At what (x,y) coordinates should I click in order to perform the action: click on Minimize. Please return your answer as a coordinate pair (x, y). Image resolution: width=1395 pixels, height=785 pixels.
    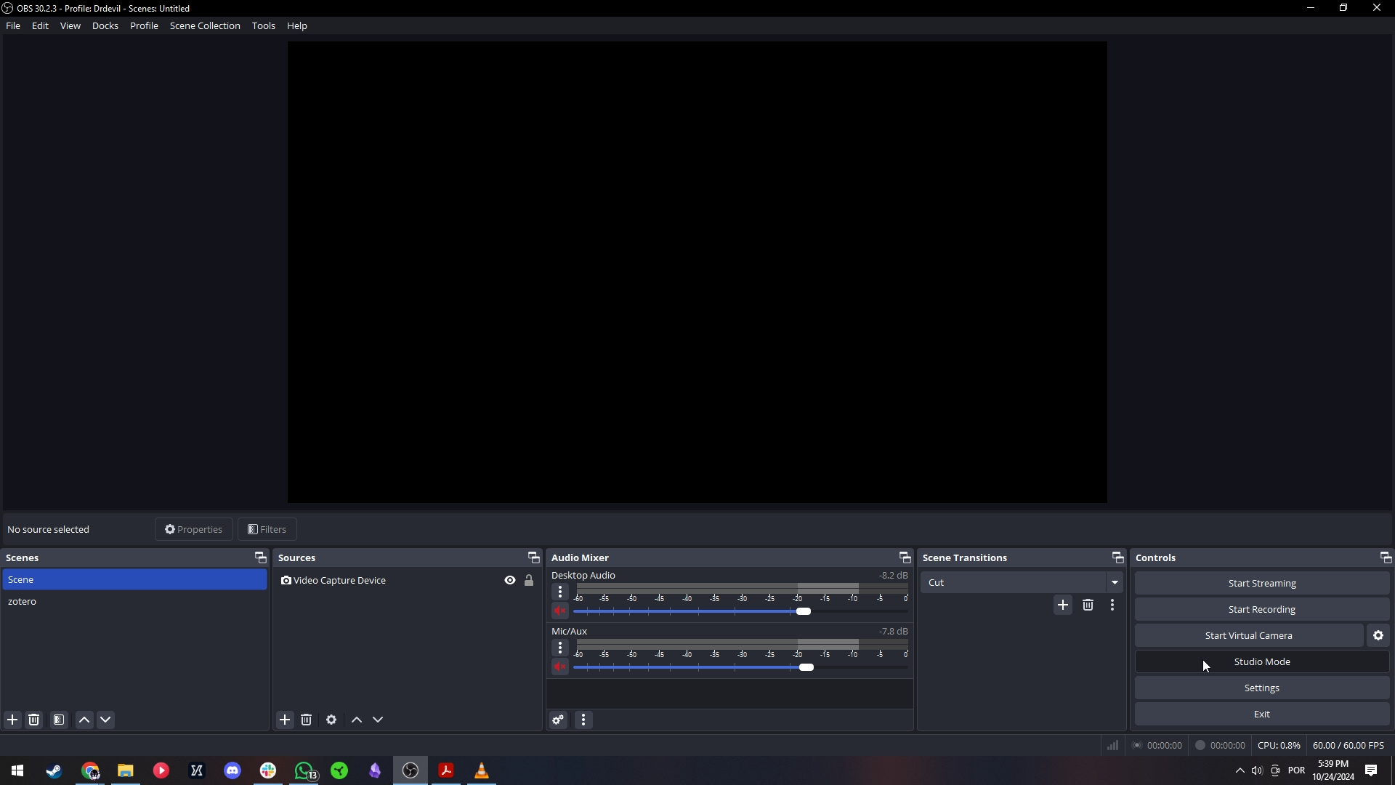
    Looking at the image, I should click on (1310, 9).